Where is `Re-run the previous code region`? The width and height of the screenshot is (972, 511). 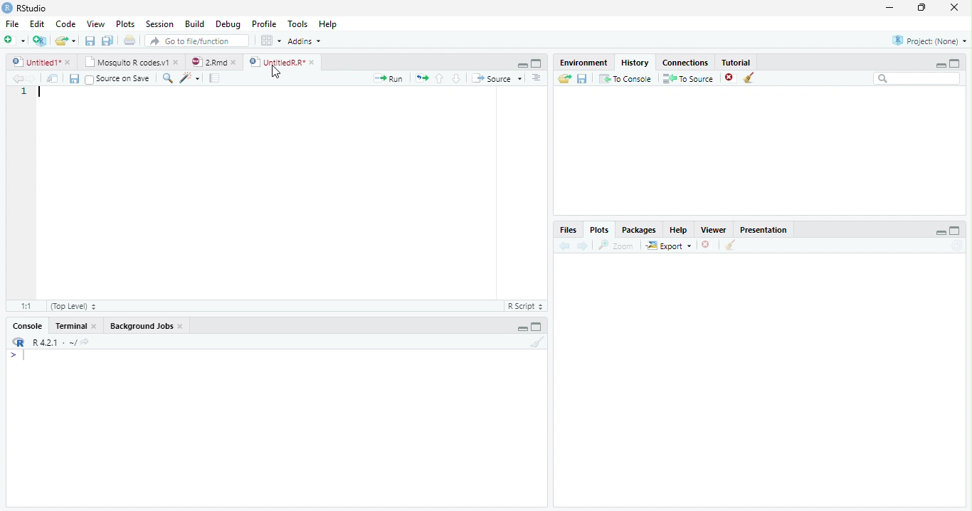 Re-run the previous code region is located at coordinates (421, 78).